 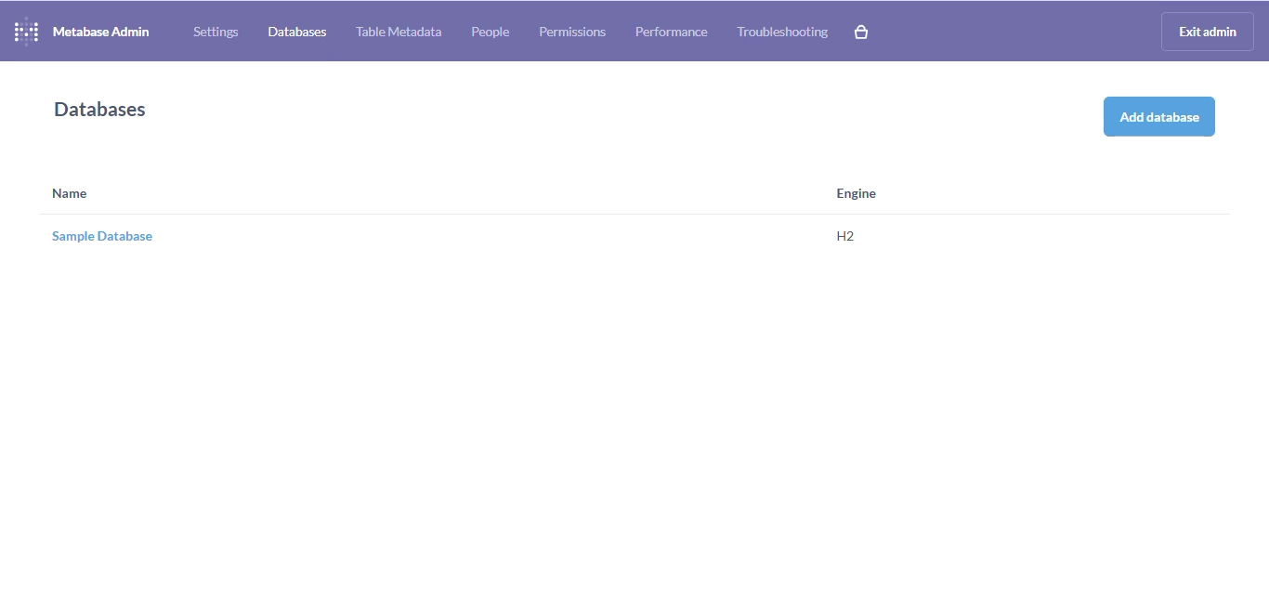 What do you see at coordinates (102, 237) in the screenshot?
I see `sample database` at bounding box center [102, 237].